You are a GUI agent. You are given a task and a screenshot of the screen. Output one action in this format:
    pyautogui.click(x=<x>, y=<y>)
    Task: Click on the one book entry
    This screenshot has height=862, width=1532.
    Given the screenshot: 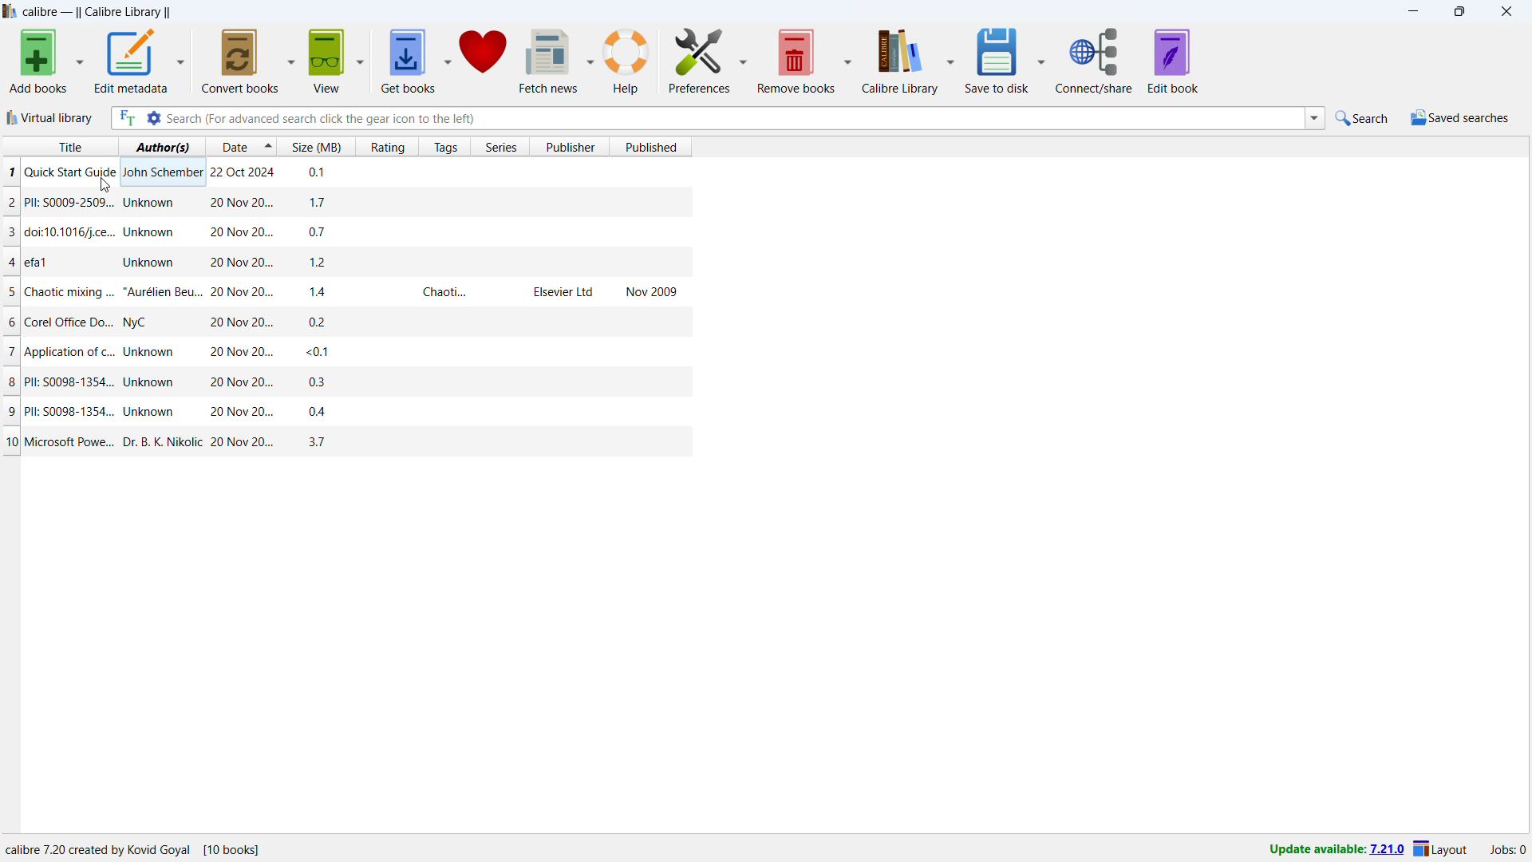 What is the action you would take?
    pyautogui.click(x=343, y=291)
    